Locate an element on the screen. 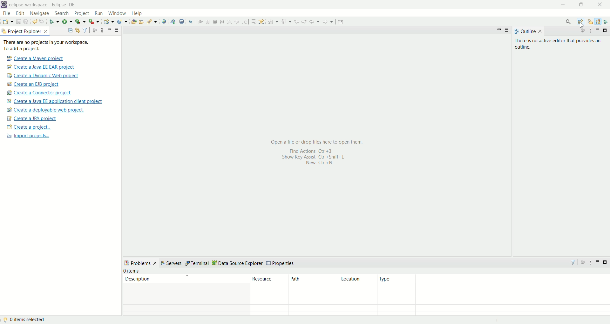 Image resolution: width=610 pixels, height=324 pixels. previous edit location is located at coordinates (297, 21).